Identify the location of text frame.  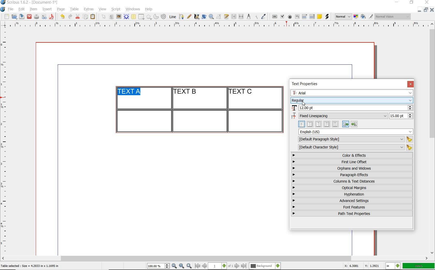
(111, 17).